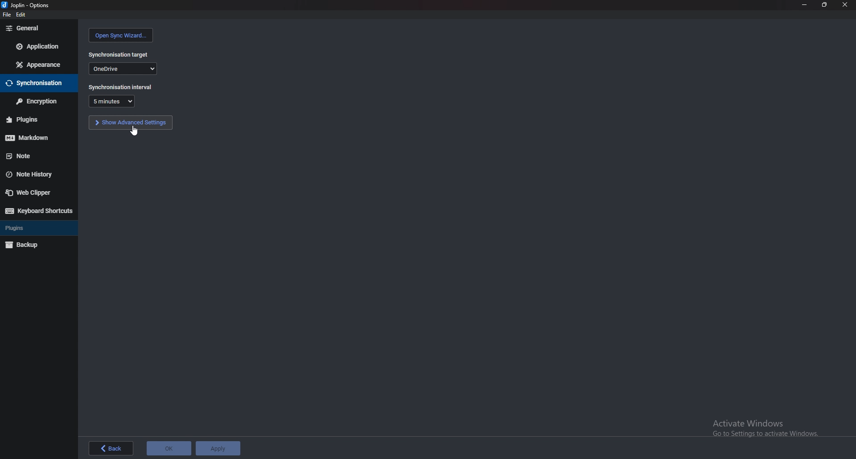 This screenshot has height=459, width=856. Describe the element at coordinates (762, 426) in the screenshot. I see `Activate Windows` at that location.